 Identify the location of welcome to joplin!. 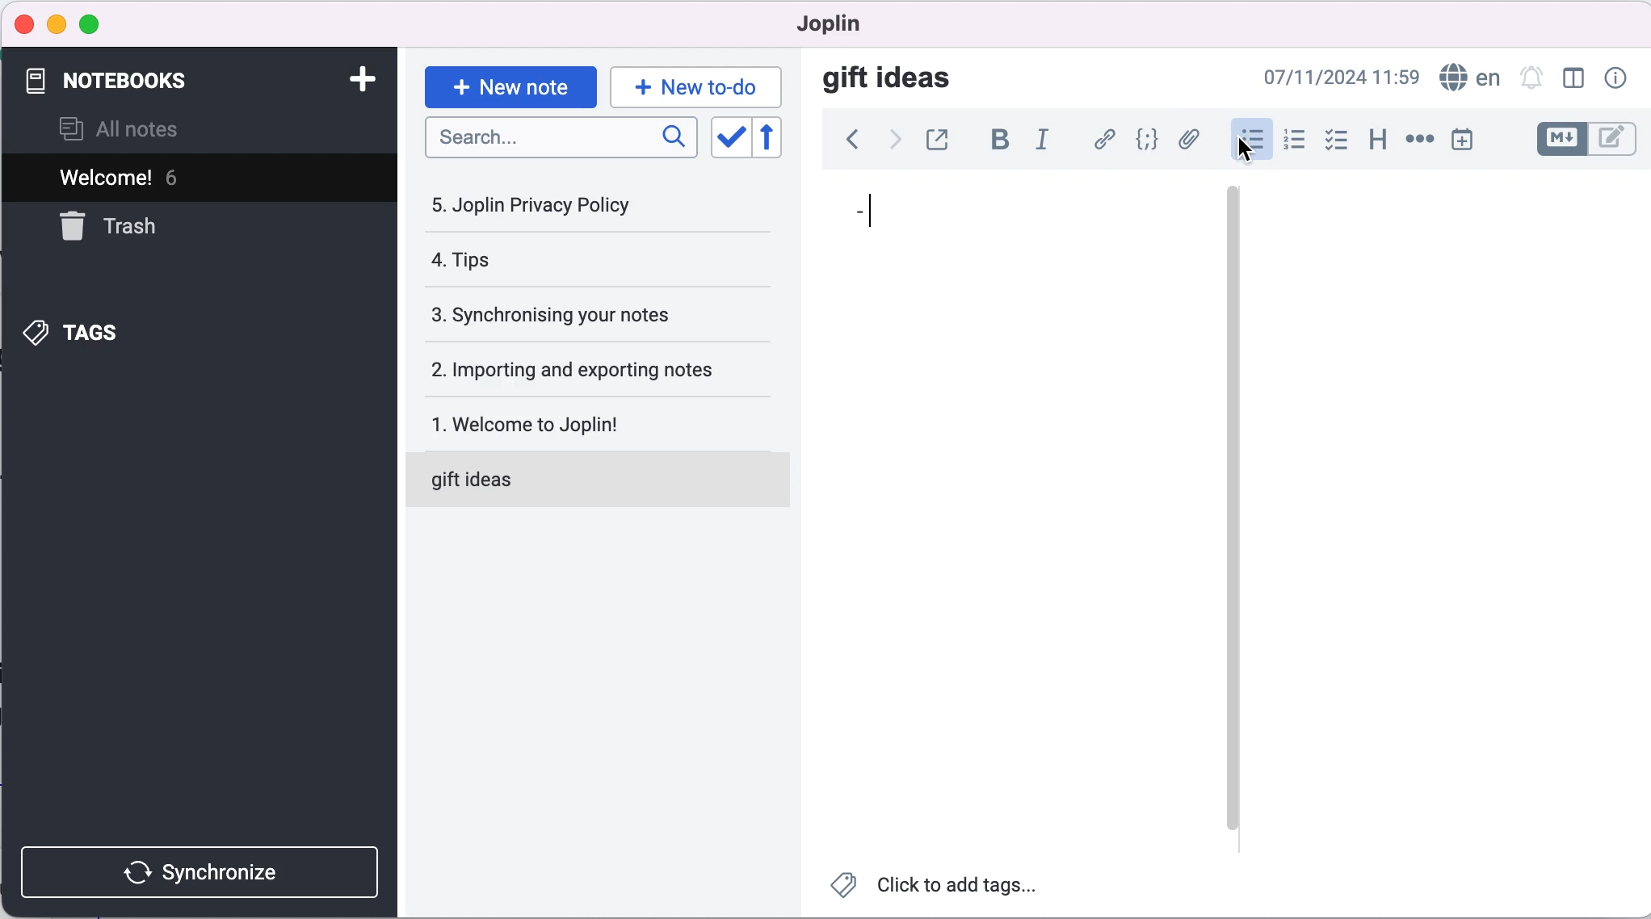
(587, 423).